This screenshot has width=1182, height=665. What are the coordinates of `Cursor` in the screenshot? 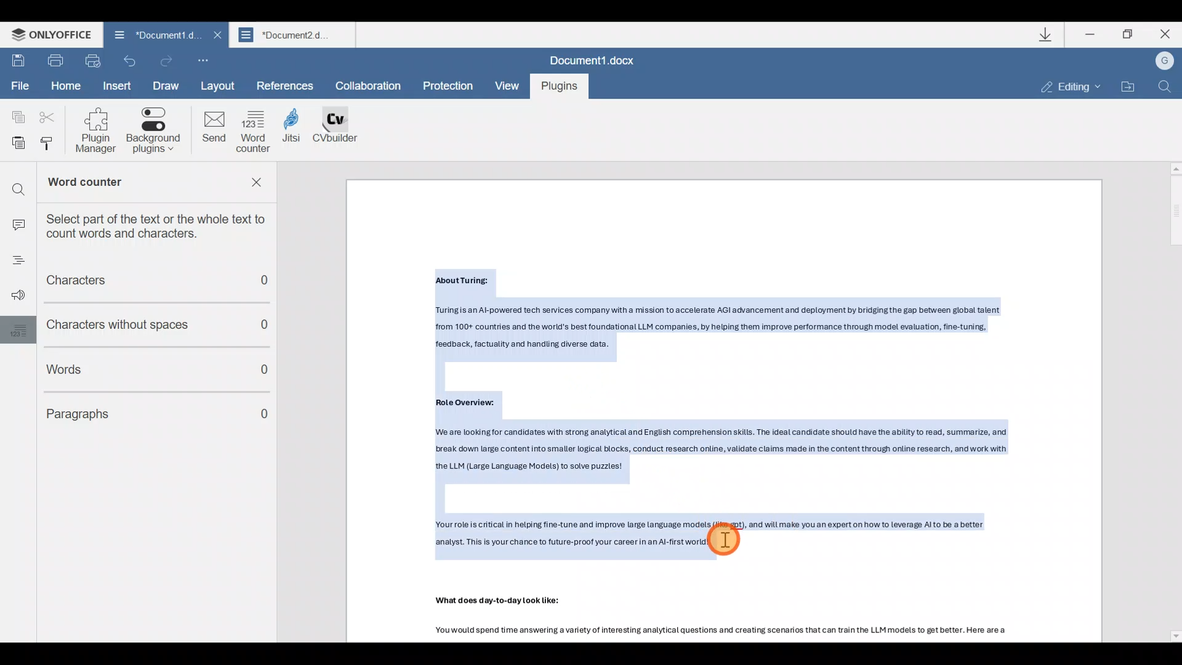 It's located at (734, 541).